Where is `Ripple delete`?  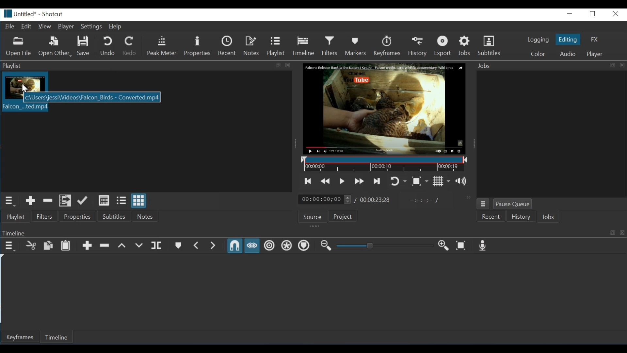
Ripple delete is located at coordinates (105, 245).